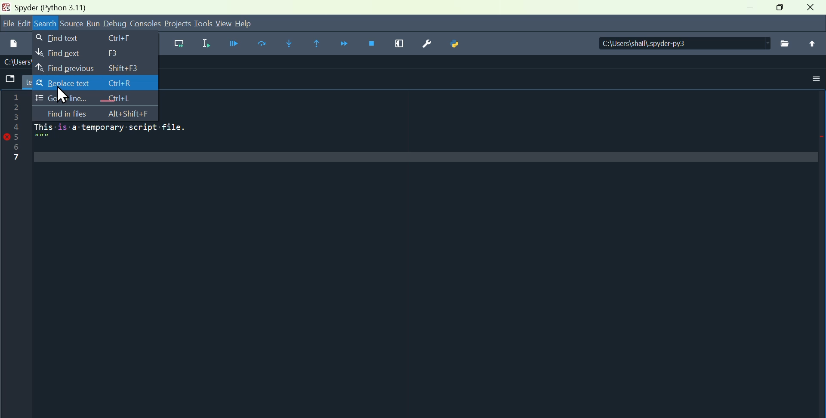 Image resolution: width=826 pixels, height=418 pixels. I want to click on close, so click(813, 9).